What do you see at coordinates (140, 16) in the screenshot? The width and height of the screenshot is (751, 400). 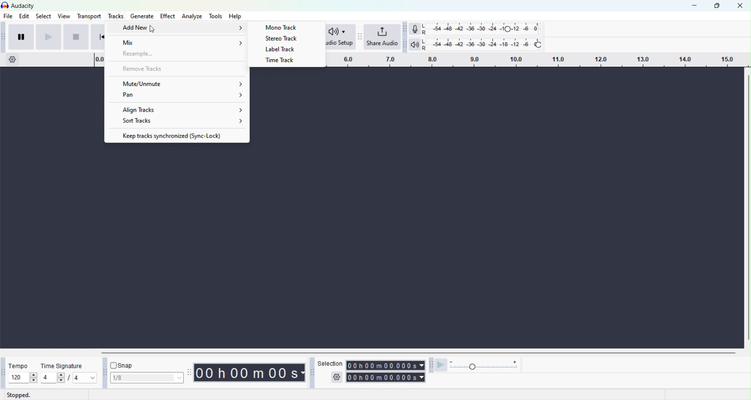 I see `Generate` at bounding box center [140, 16].